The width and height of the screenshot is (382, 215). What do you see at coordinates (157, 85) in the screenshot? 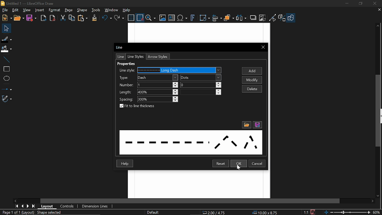
I see `Number` at bounding box center [157, 85].